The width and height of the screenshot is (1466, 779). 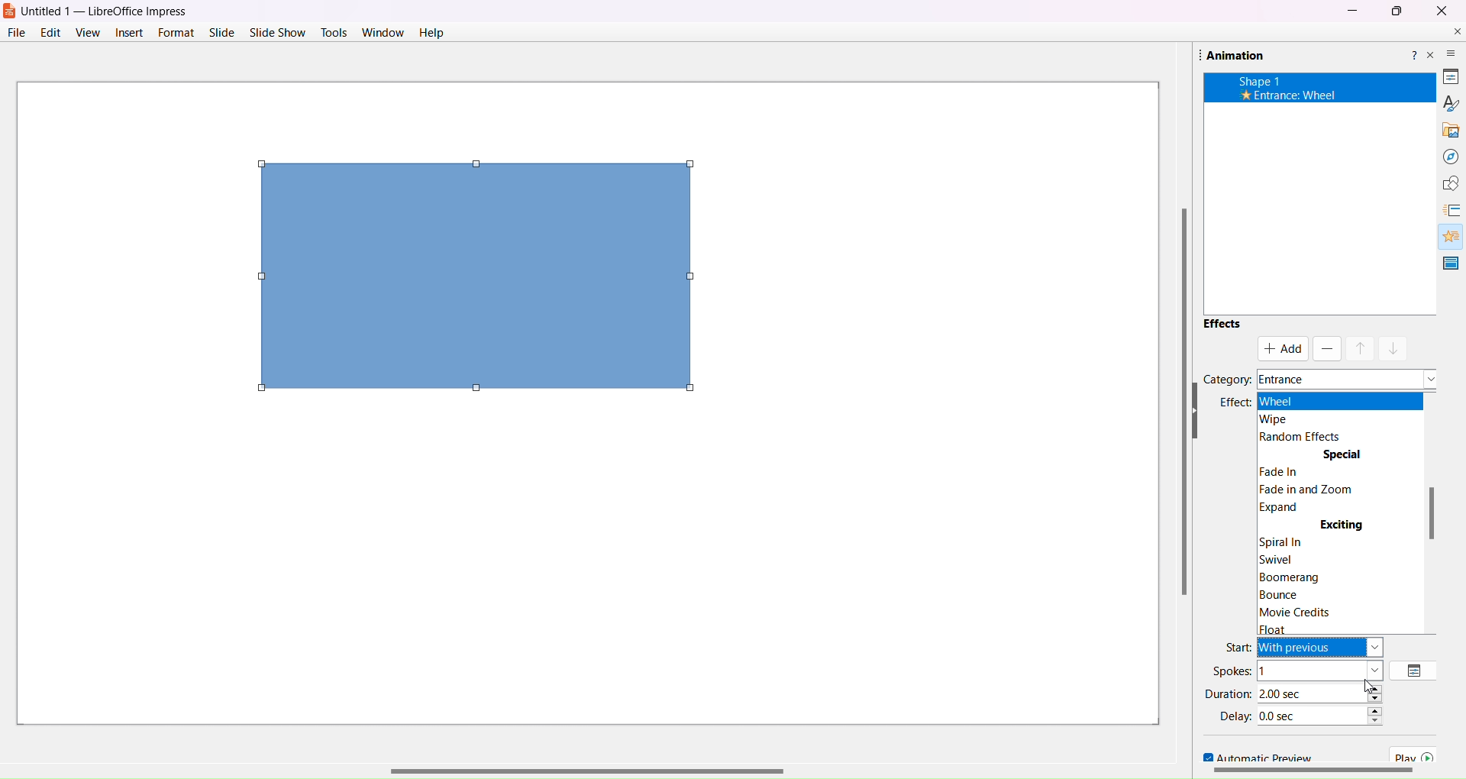 I want to click on Option, so click(x=1416, y=670).